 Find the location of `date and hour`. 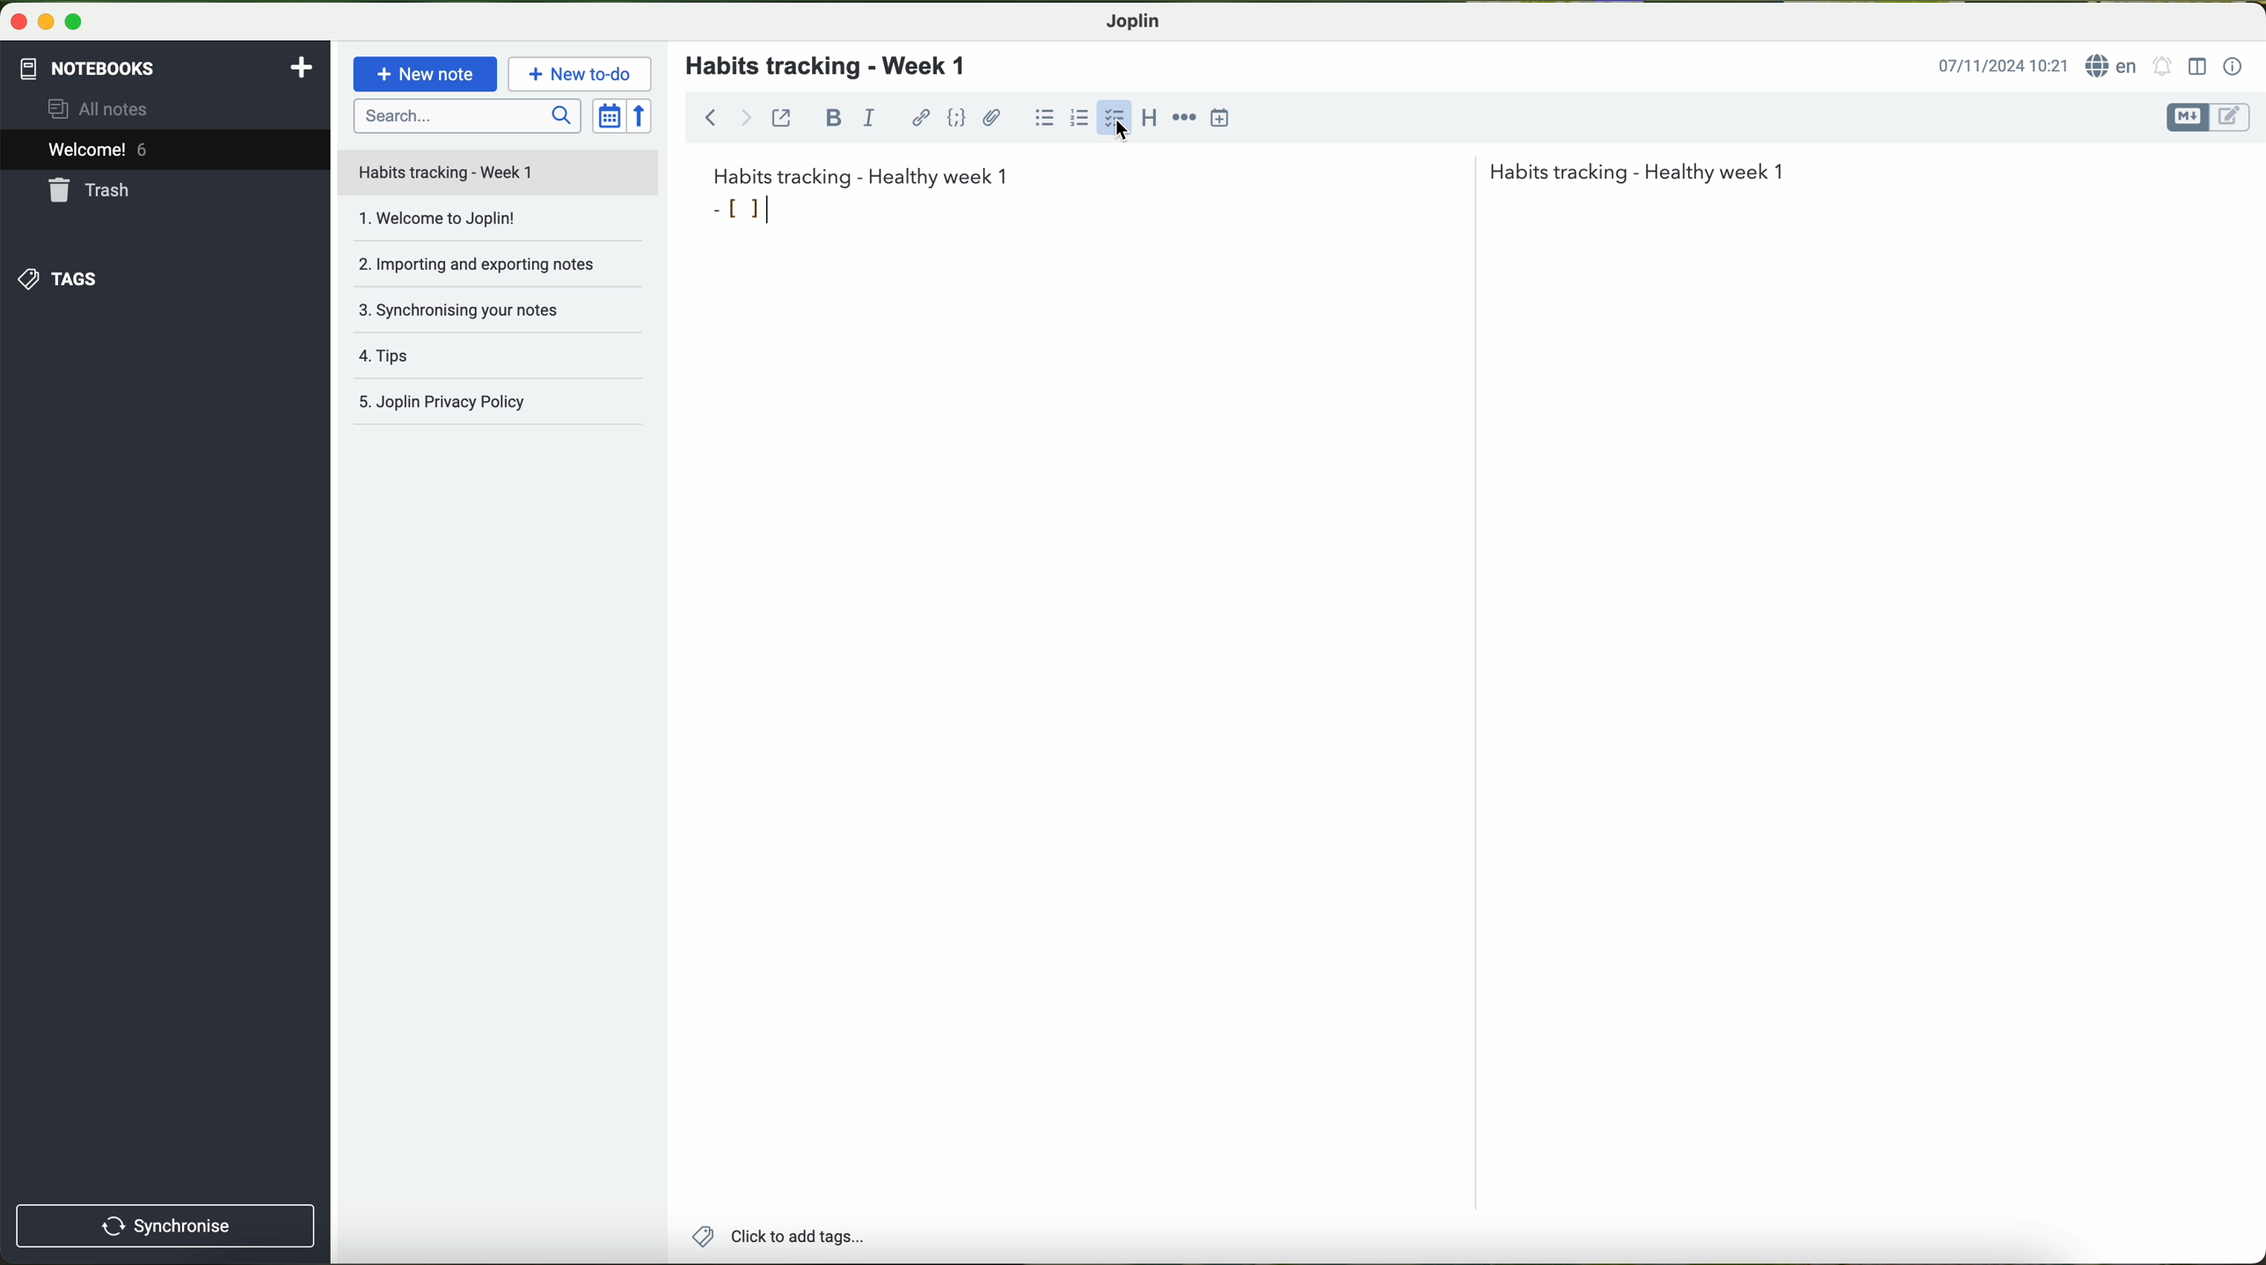

date and hour is located at coordinates (2003, 64).